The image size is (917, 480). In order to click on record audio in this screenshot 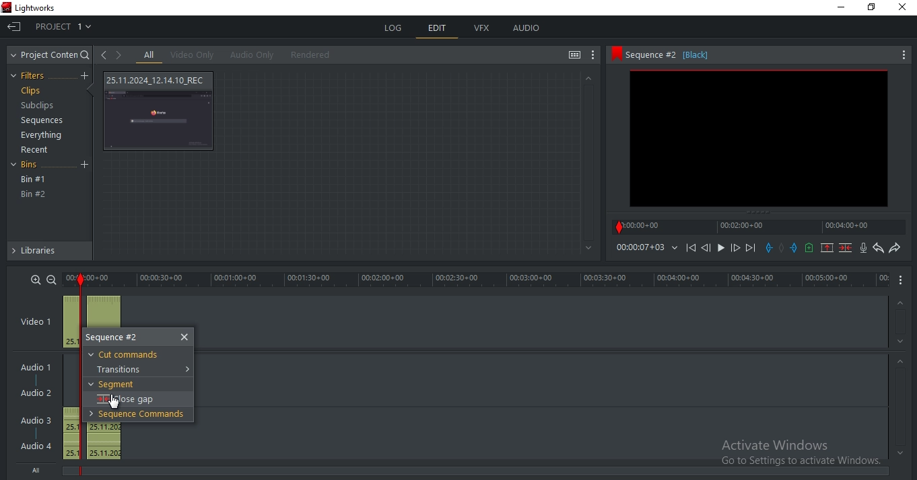, I will do `click(863, 248)`.